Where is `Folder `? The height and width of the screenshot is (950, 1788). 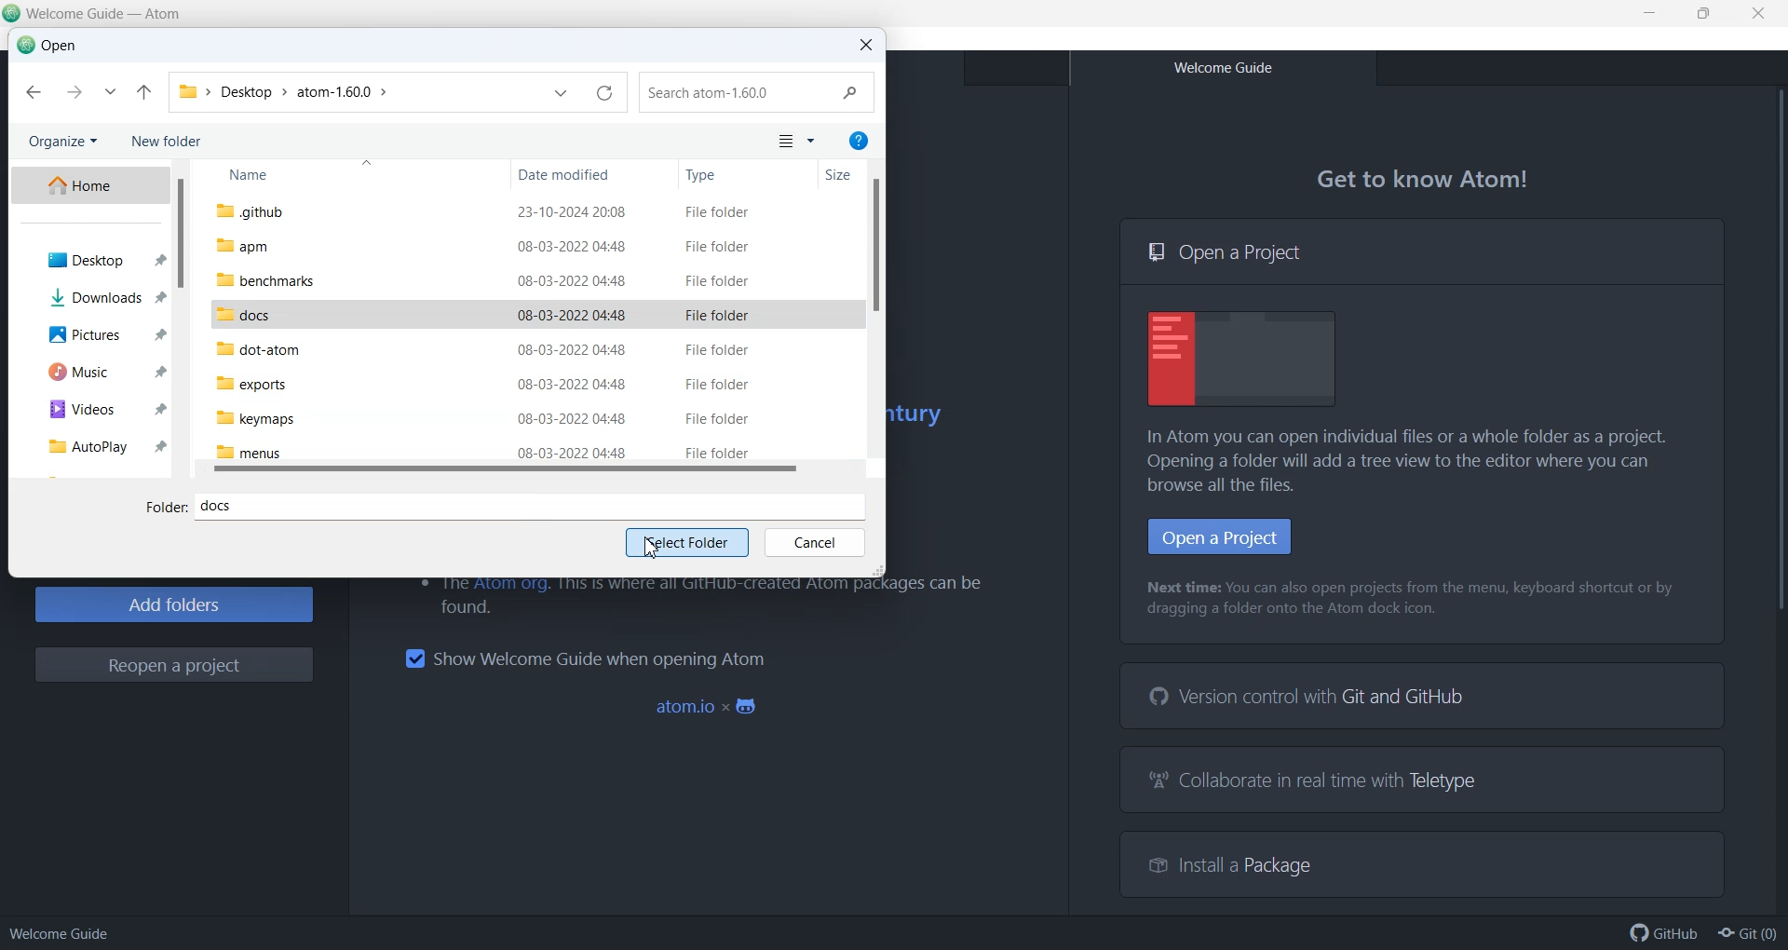 Folder  is located at coordinates (165, 509).